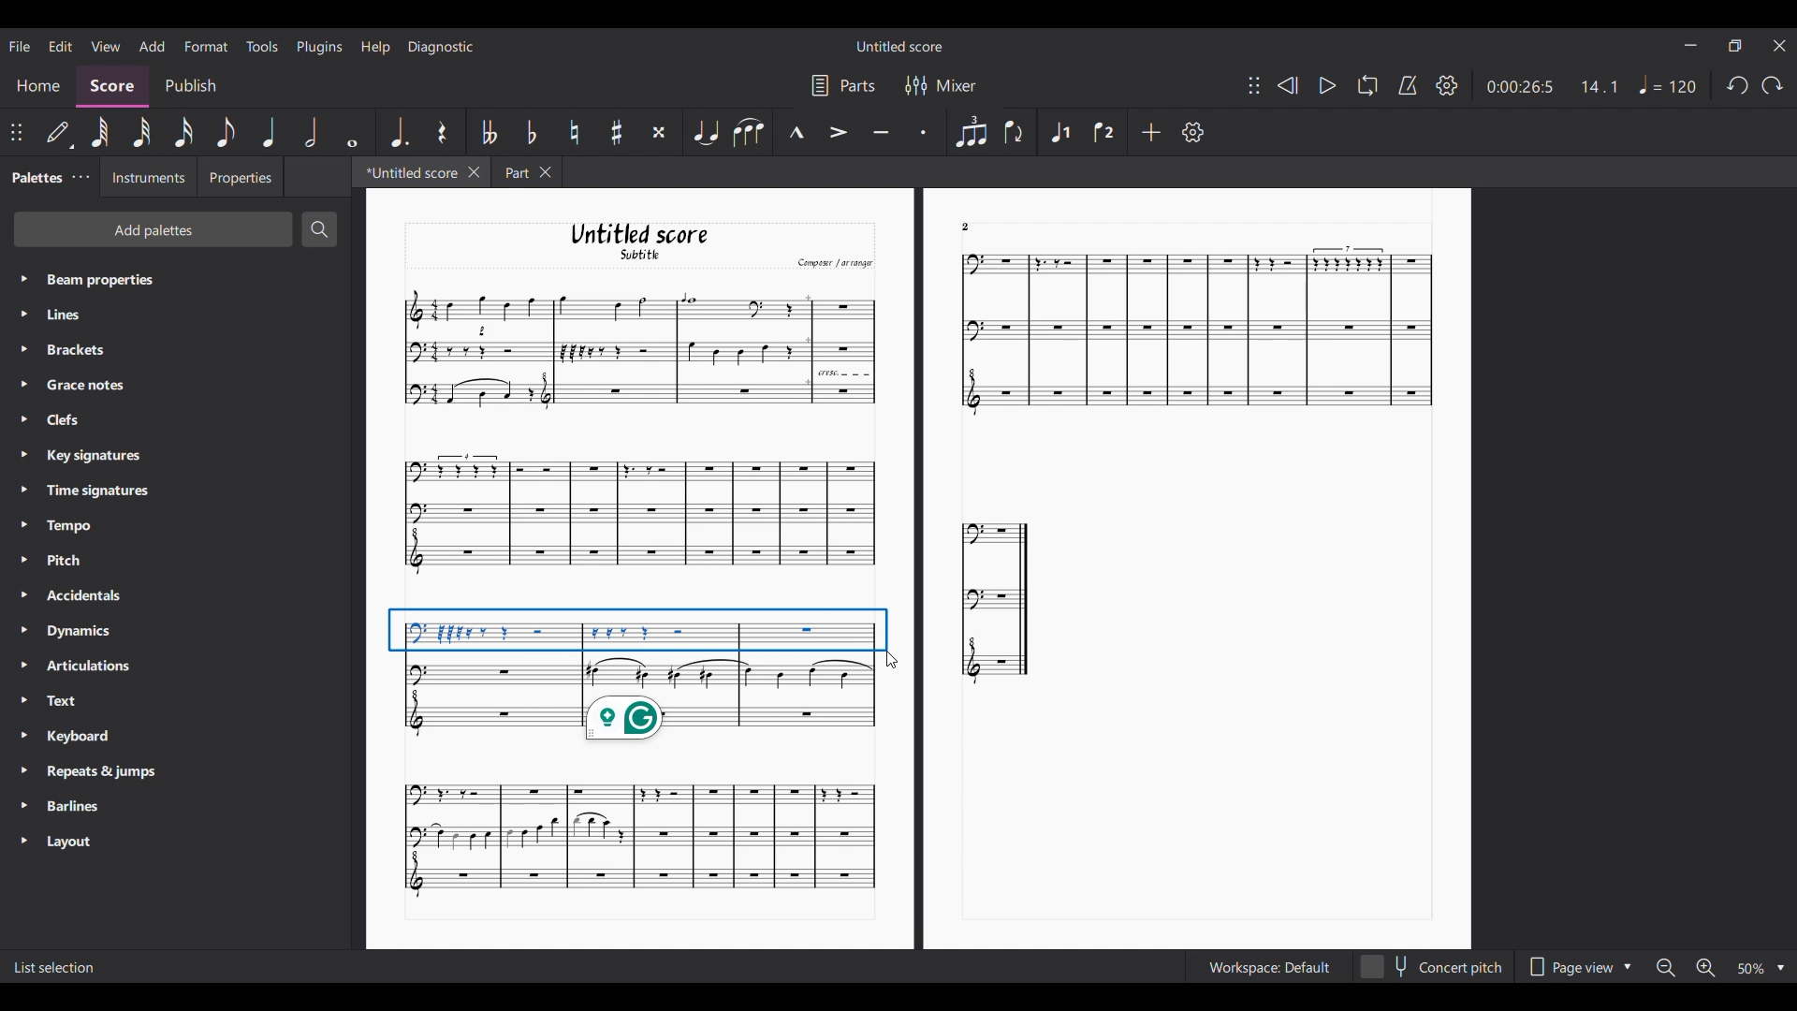  Describe the element at coordinates (1367, 84) in the screenshot. I see `Loop playback` at that location.